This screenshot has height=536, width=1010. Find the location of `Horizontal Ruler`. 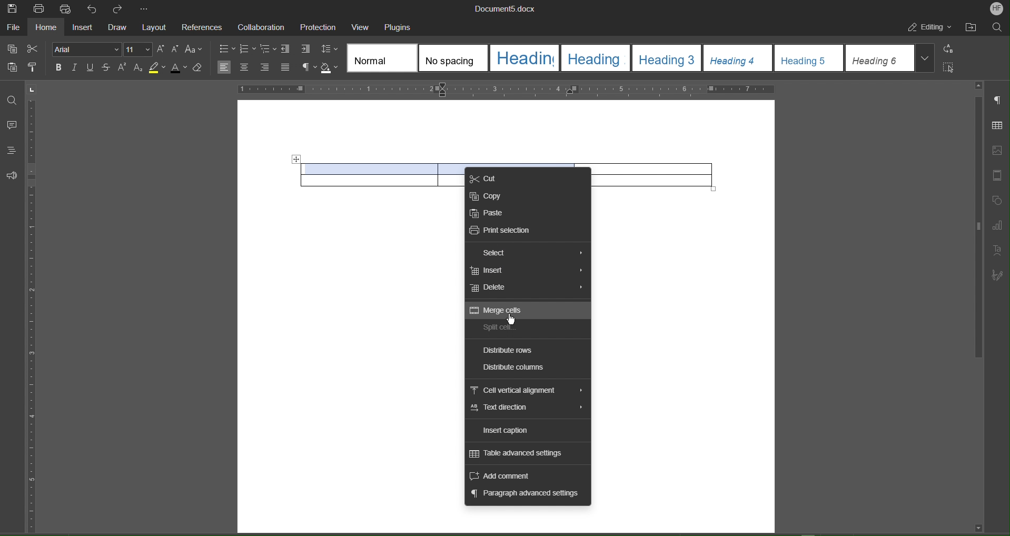

Horizontal Ruler is located at coordinates (506, 89).